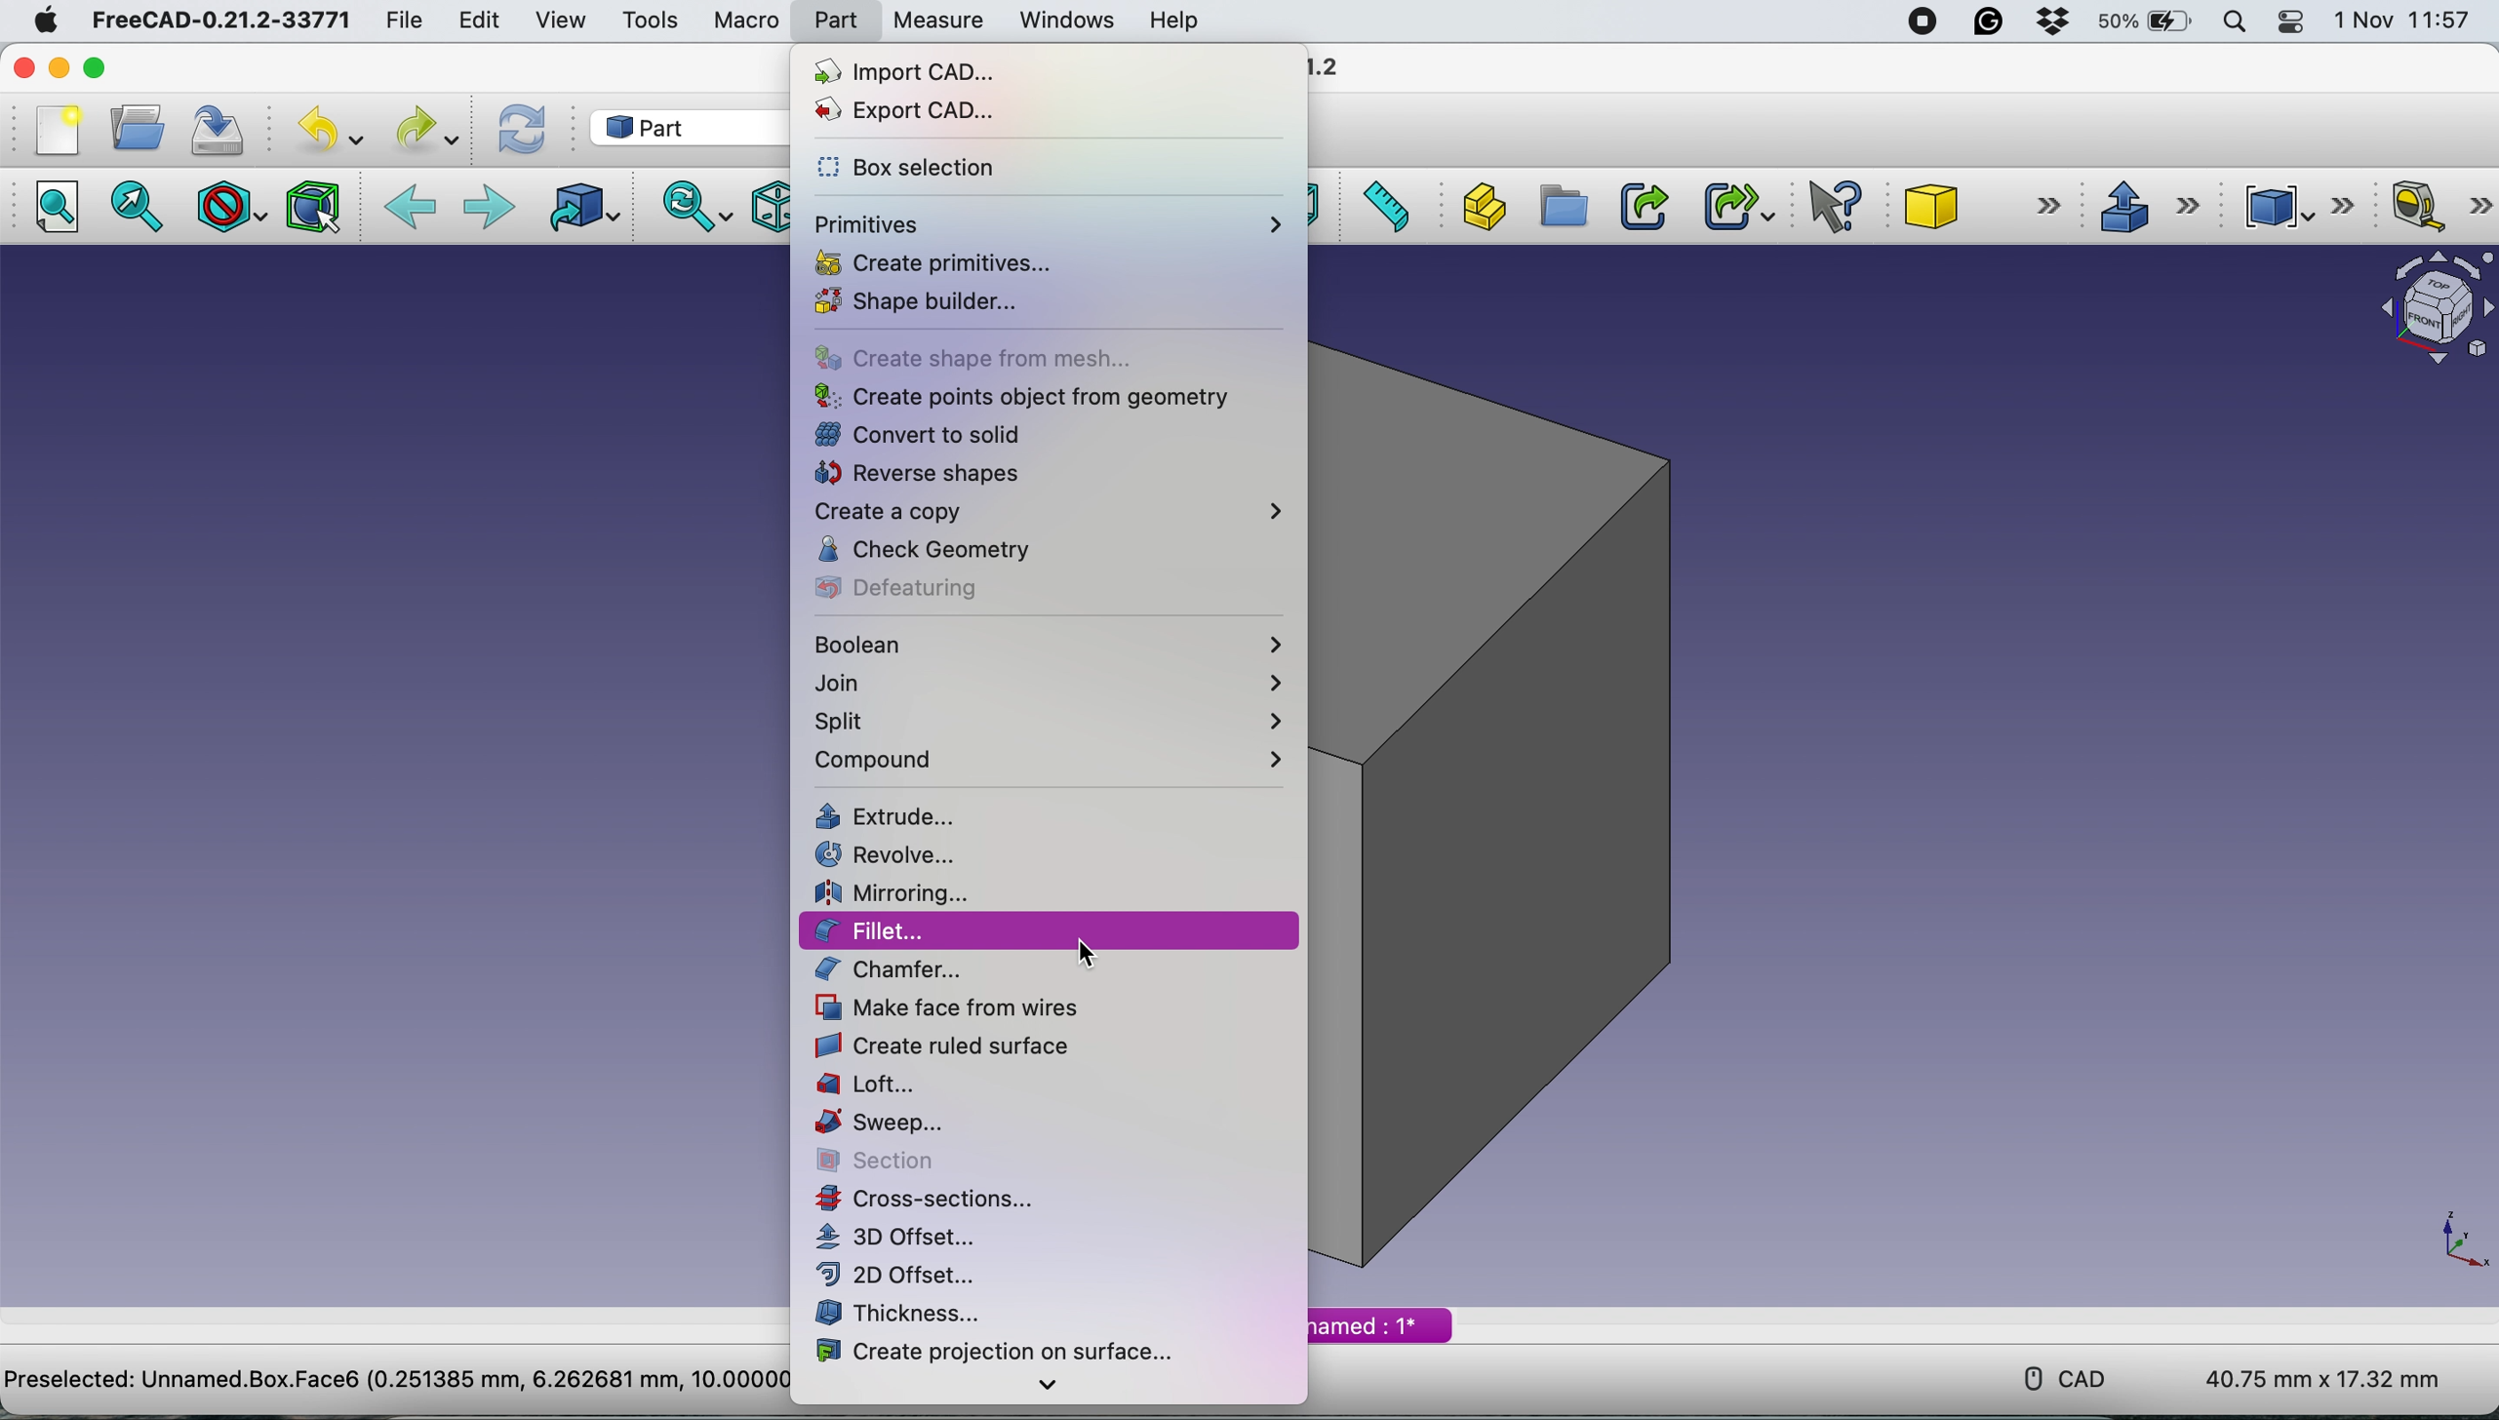 The width and height of the screenshot is (2499, 1420). Describe the element at coordinates (2439, 205) in the screenshot. I see `mesure linear` at that location.